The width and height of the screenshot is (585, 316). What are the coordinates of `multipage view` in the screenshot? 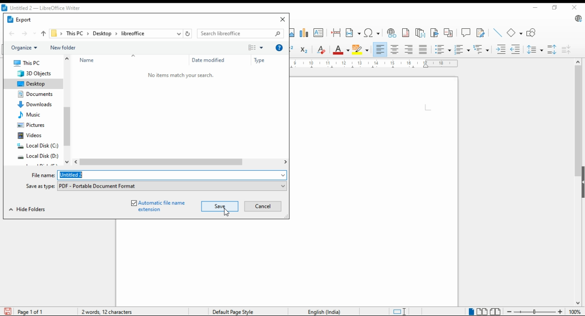 It's located at (483, 311).